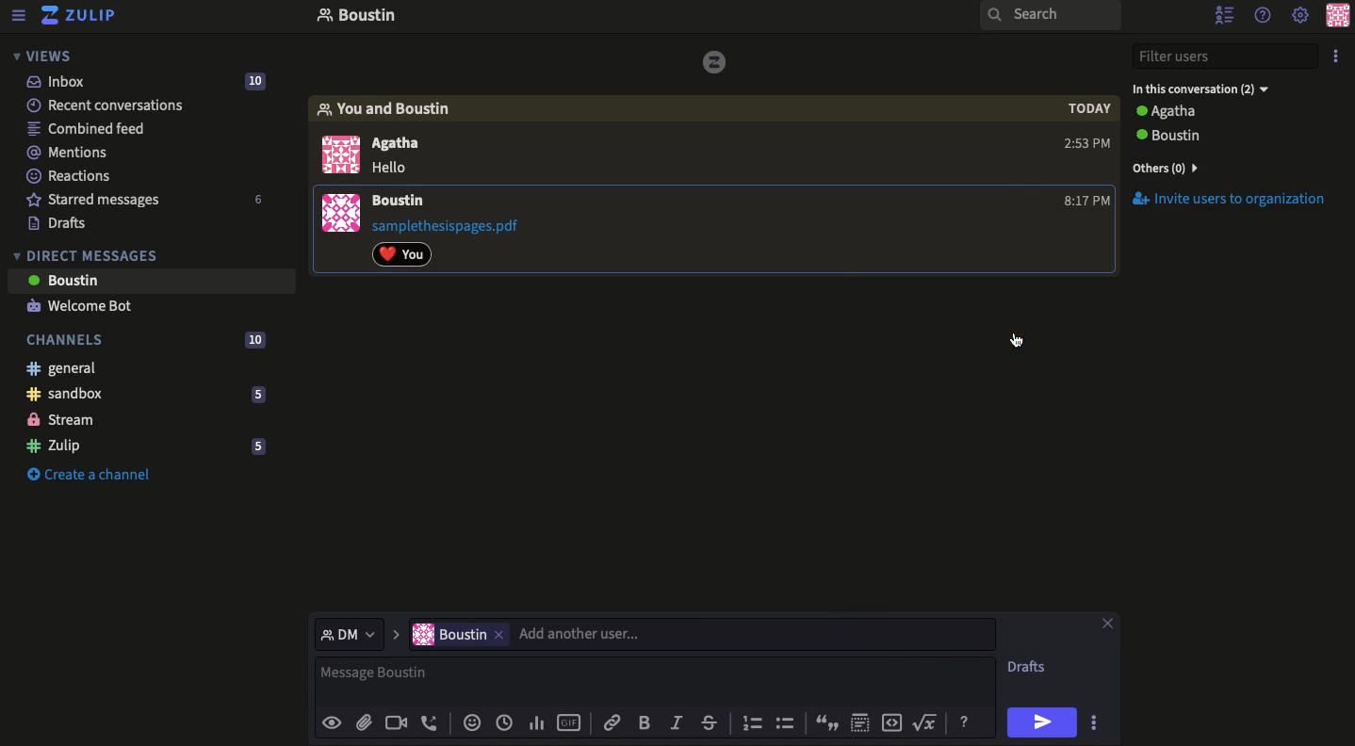 This screenshot has height=746, width=1355. I want to click on image, so click(717, 62).